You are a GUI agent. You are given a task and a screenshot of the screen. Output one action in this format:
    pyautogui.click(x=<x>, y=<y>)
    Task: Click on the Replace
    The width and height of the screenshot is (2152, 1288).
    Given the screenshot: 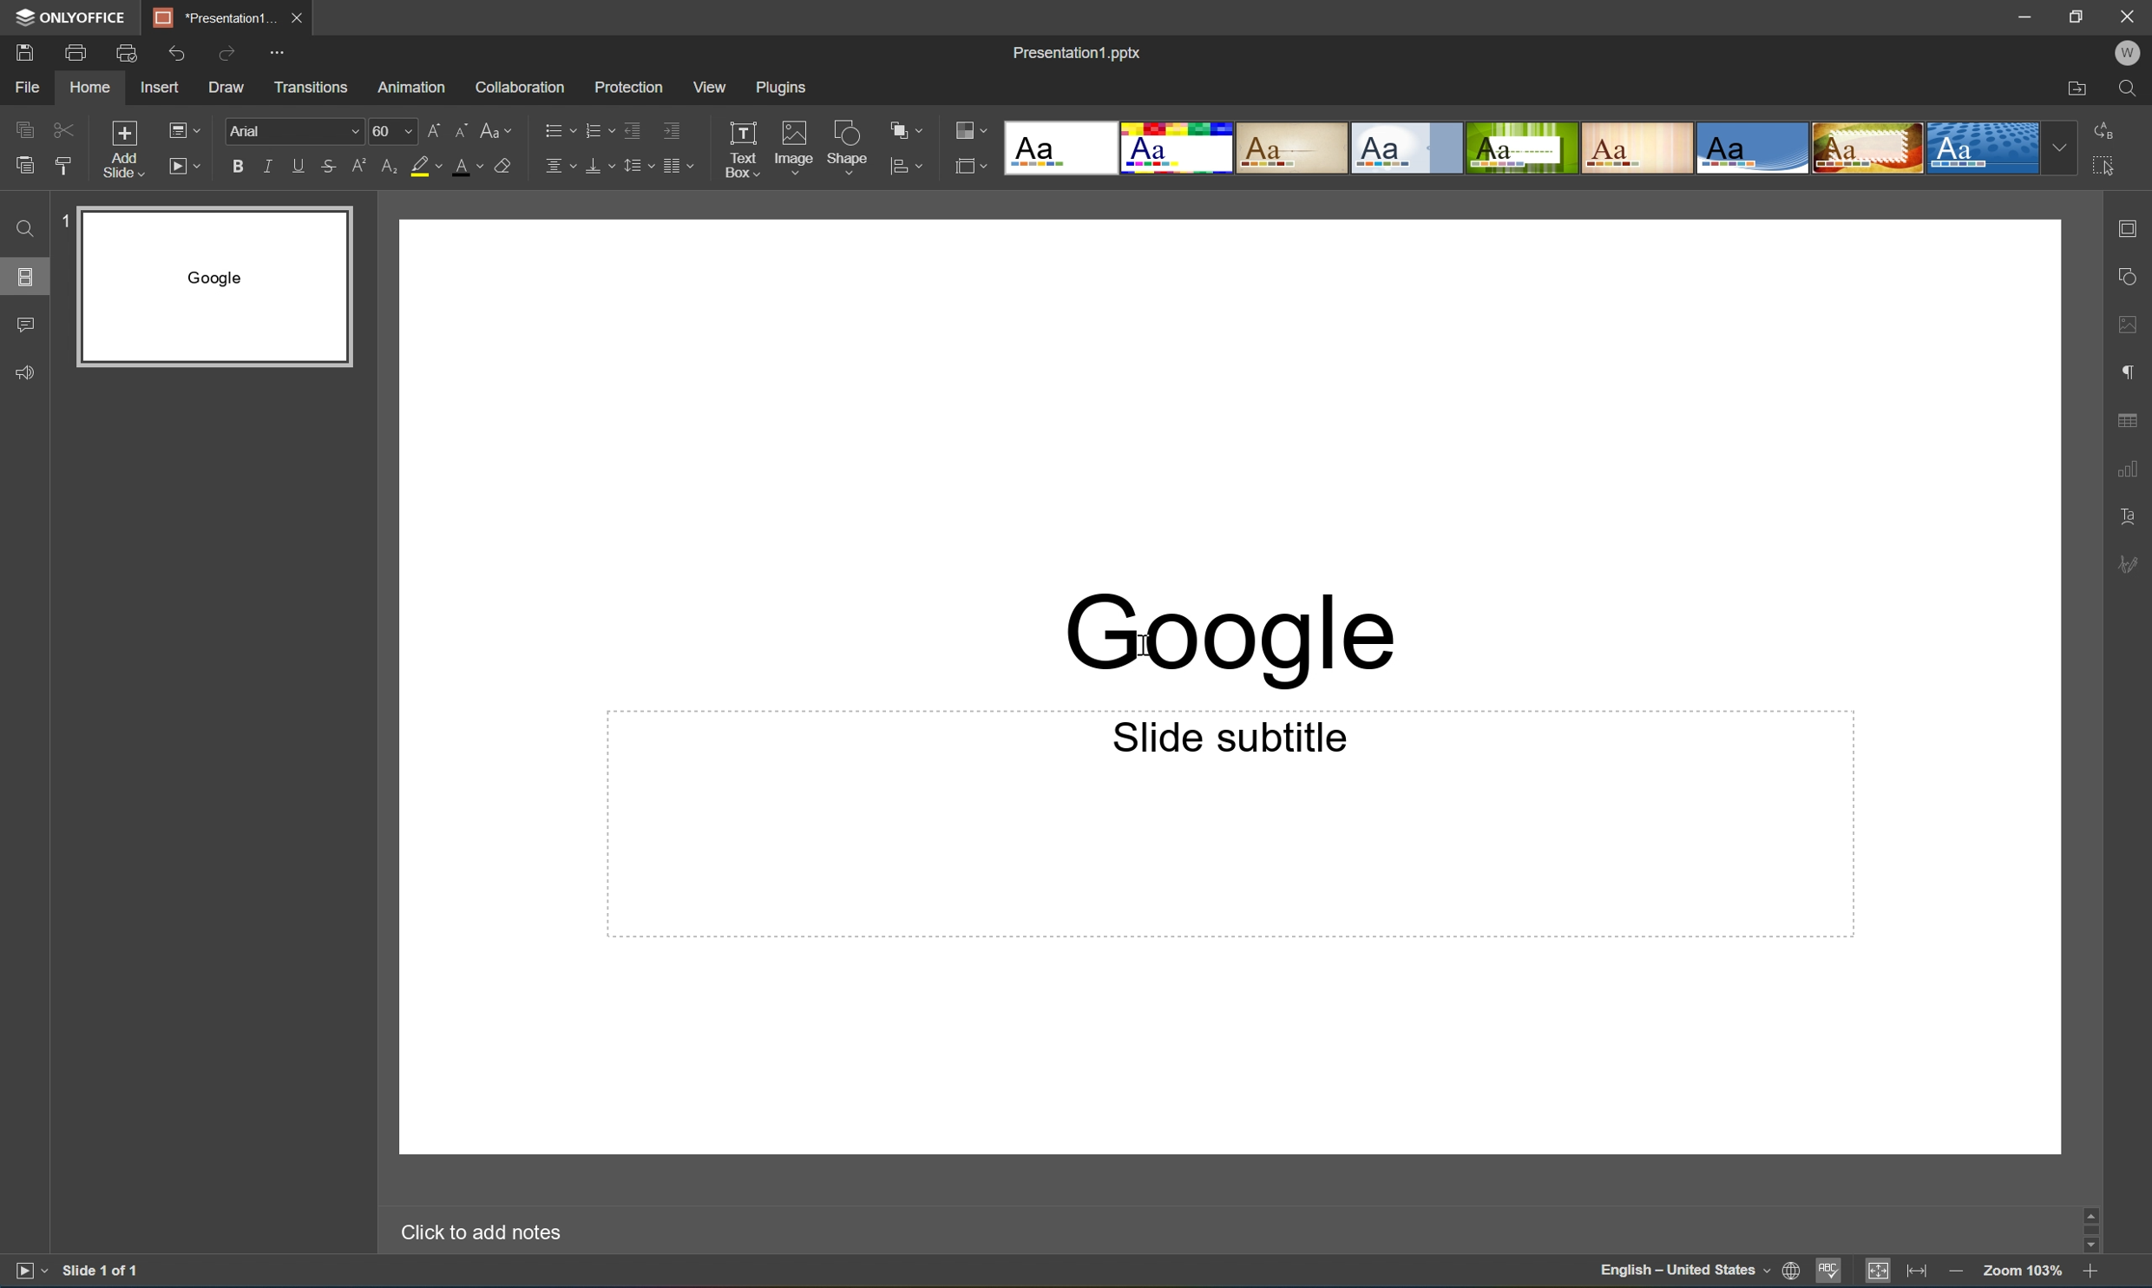 What is the action you would take?
    pyautogui.click(x=2108, y=131)
    